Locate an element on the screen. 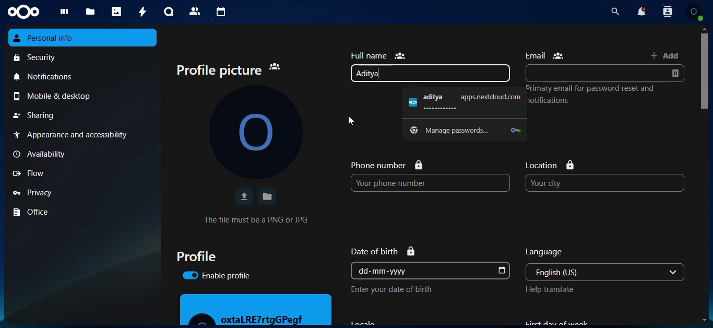 This screenshot has height=328, width=713. photos is located at coordinates (115, 11).